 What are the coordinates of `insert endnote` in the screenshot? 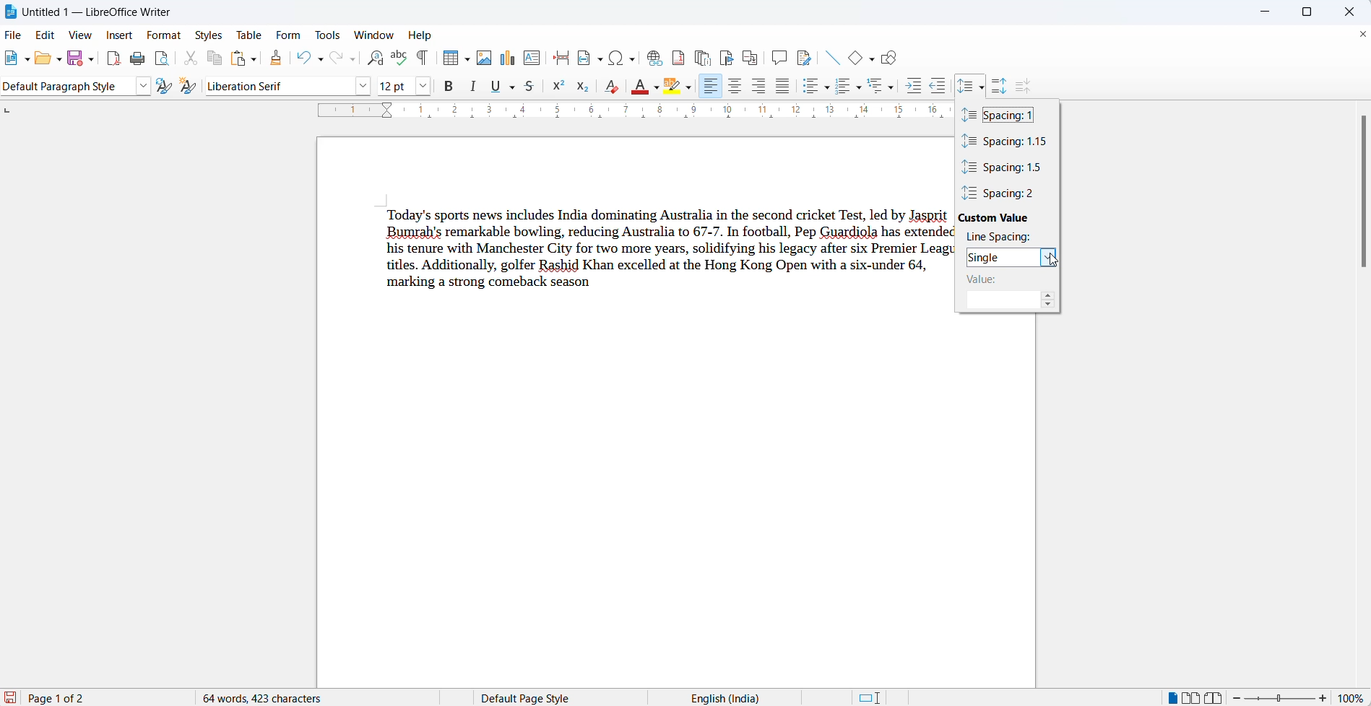 It's located at (701, 56).